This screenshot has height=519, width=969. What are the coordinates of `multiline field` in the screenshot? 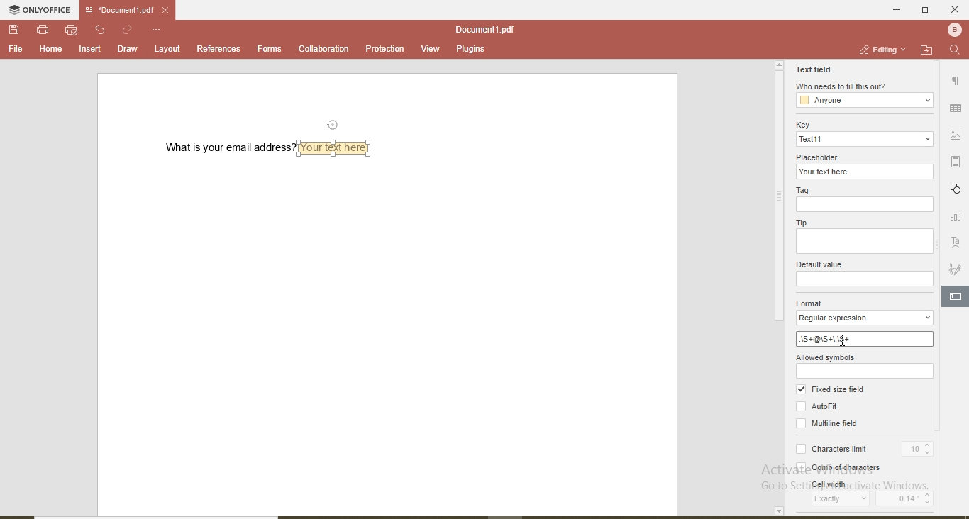 It's located at (831, 425).